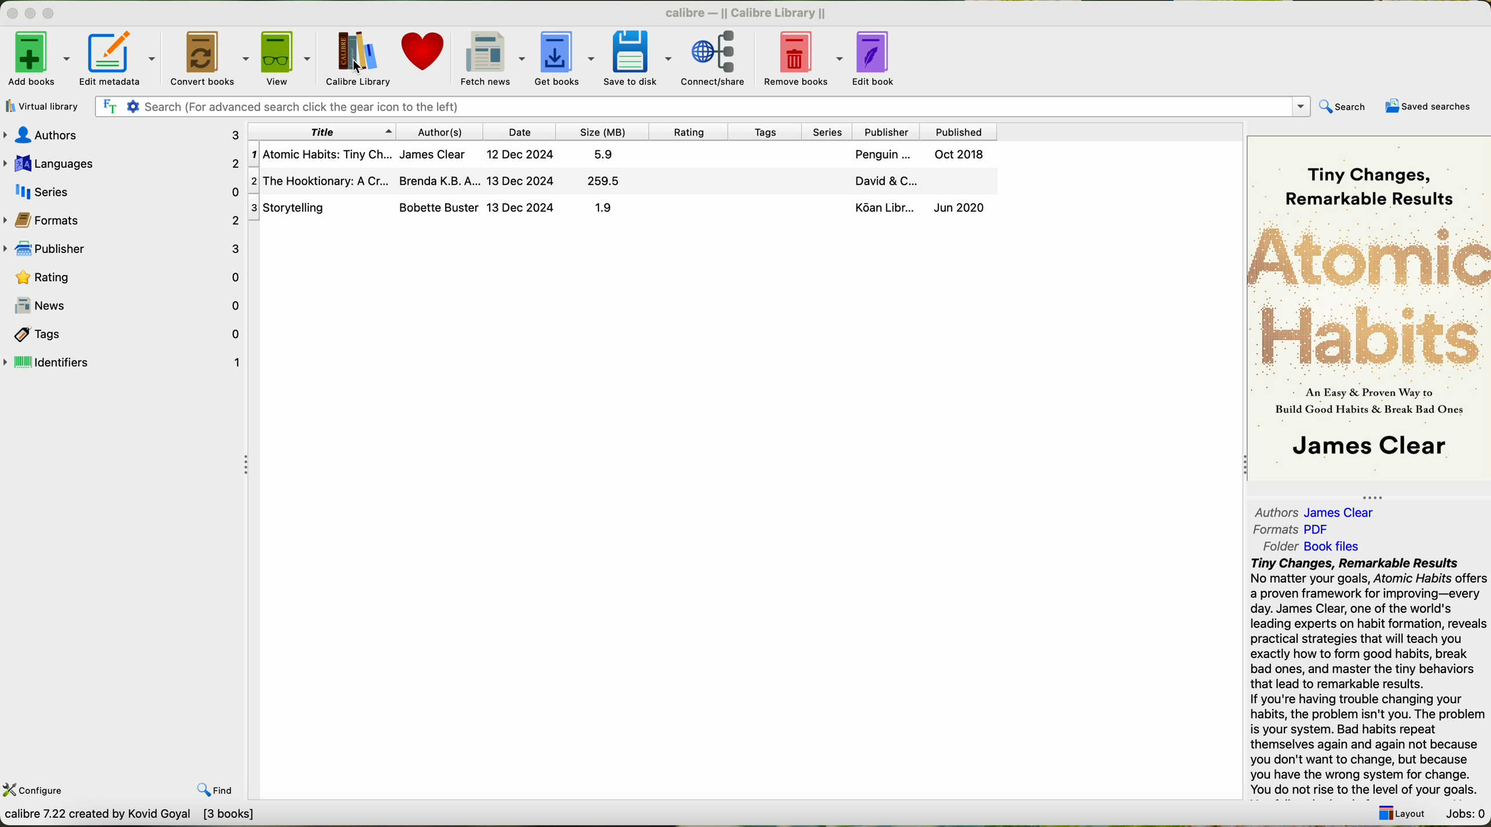 This screenshot has width=1491, height=827. I want to click on Minimize, so click(32, 14).